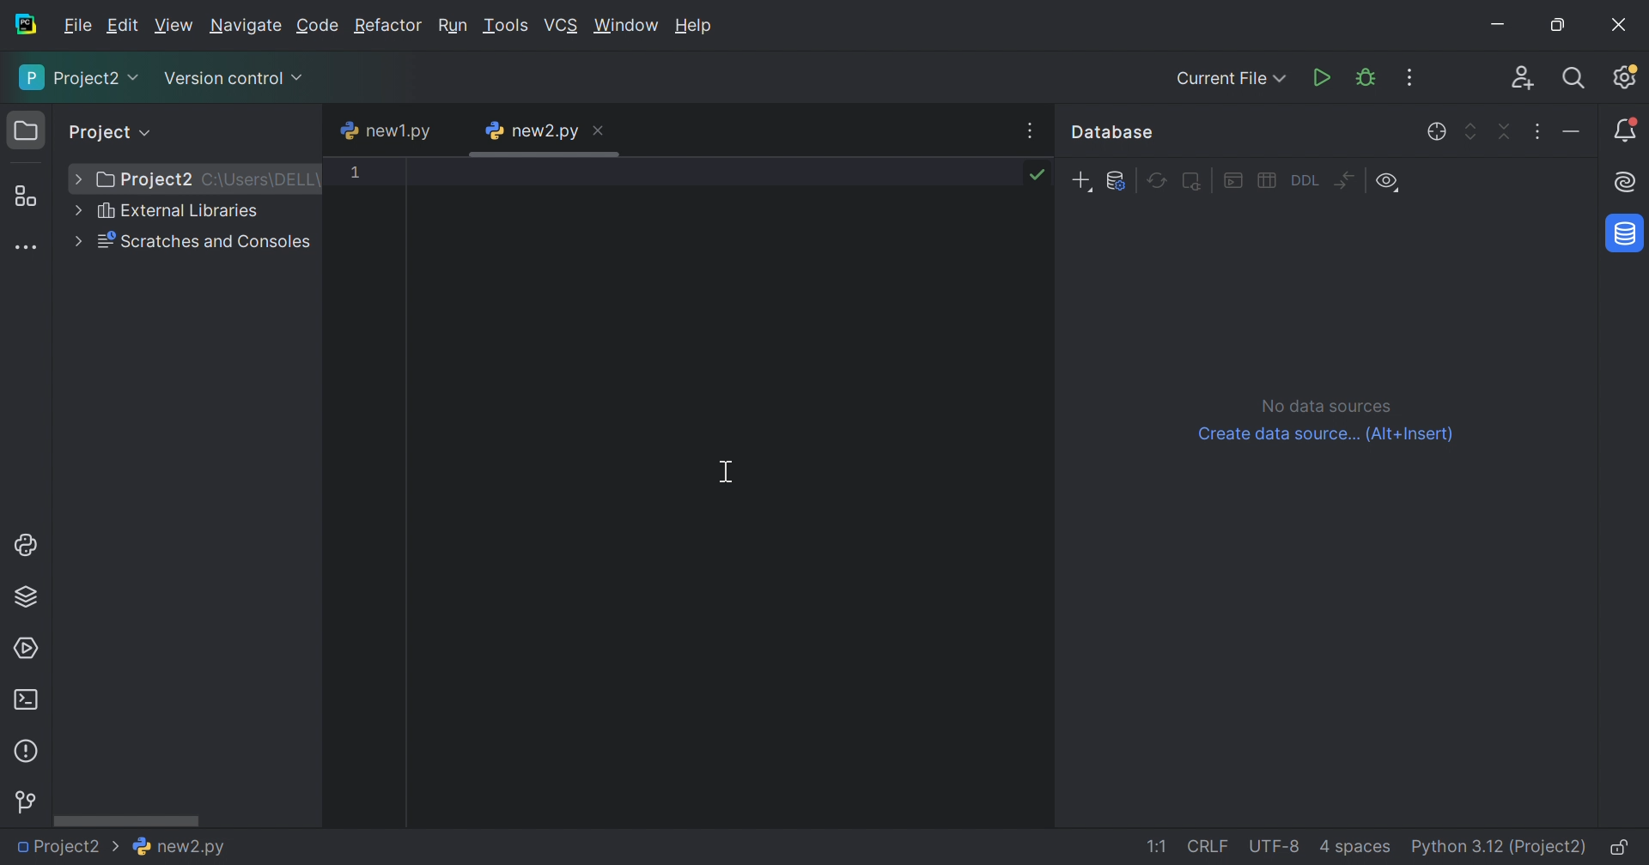 The image size is (1649, 865). I want to click on Help, so click(695, 27).